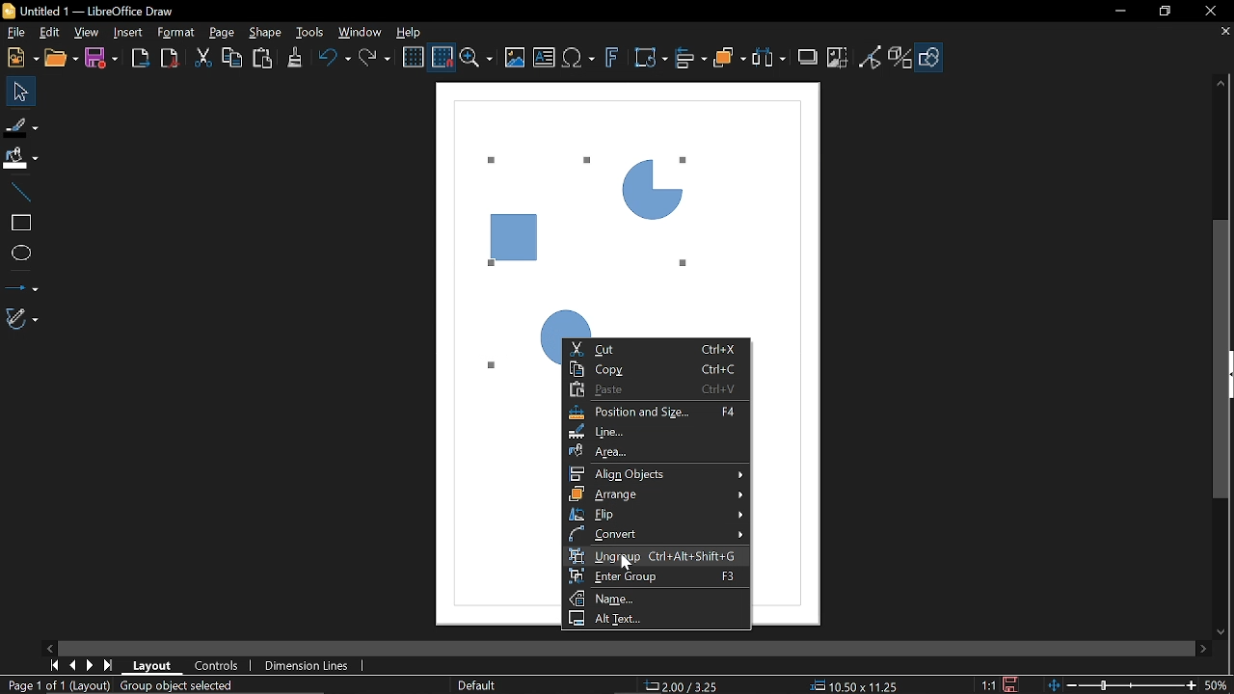 The width and height of the screenshot is (1234, 694). What do you see at coordinates (475, 685) in the screenshot?
I see `Slide master name` at bounding box center [475, 685].